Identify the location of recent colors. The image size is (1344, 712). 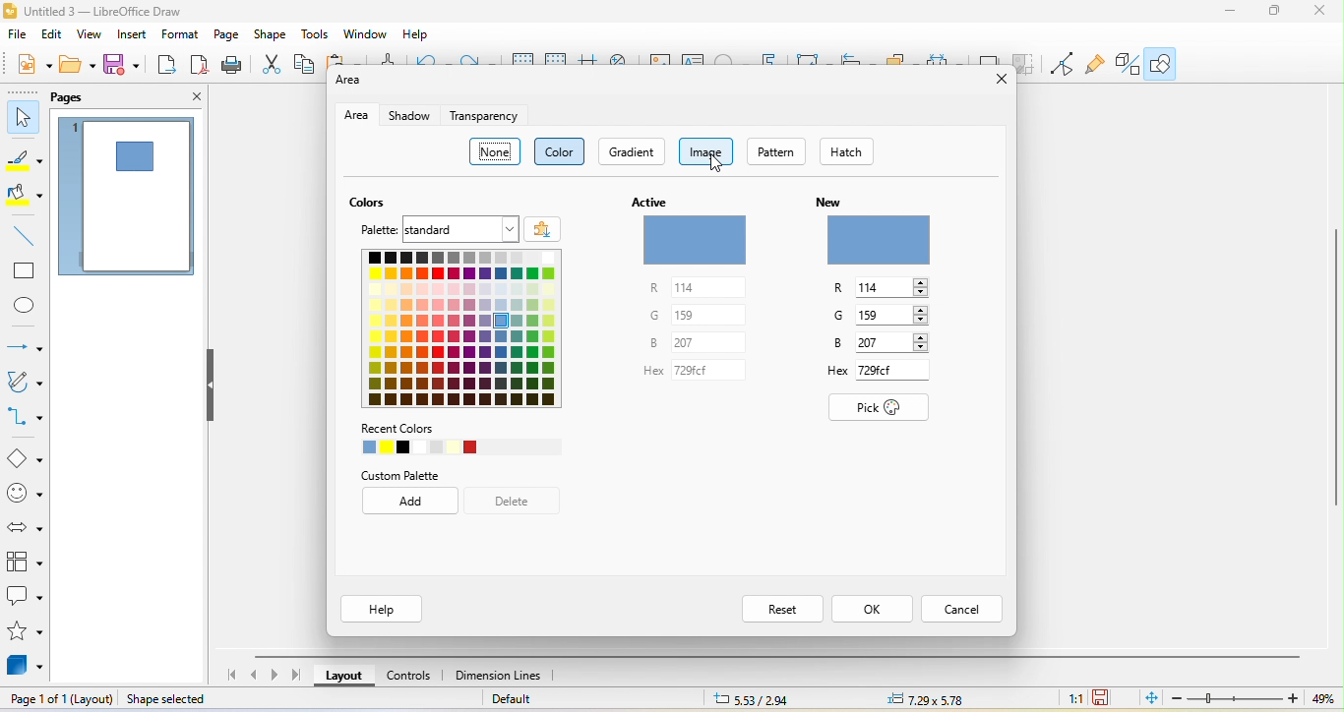
(458, 440).